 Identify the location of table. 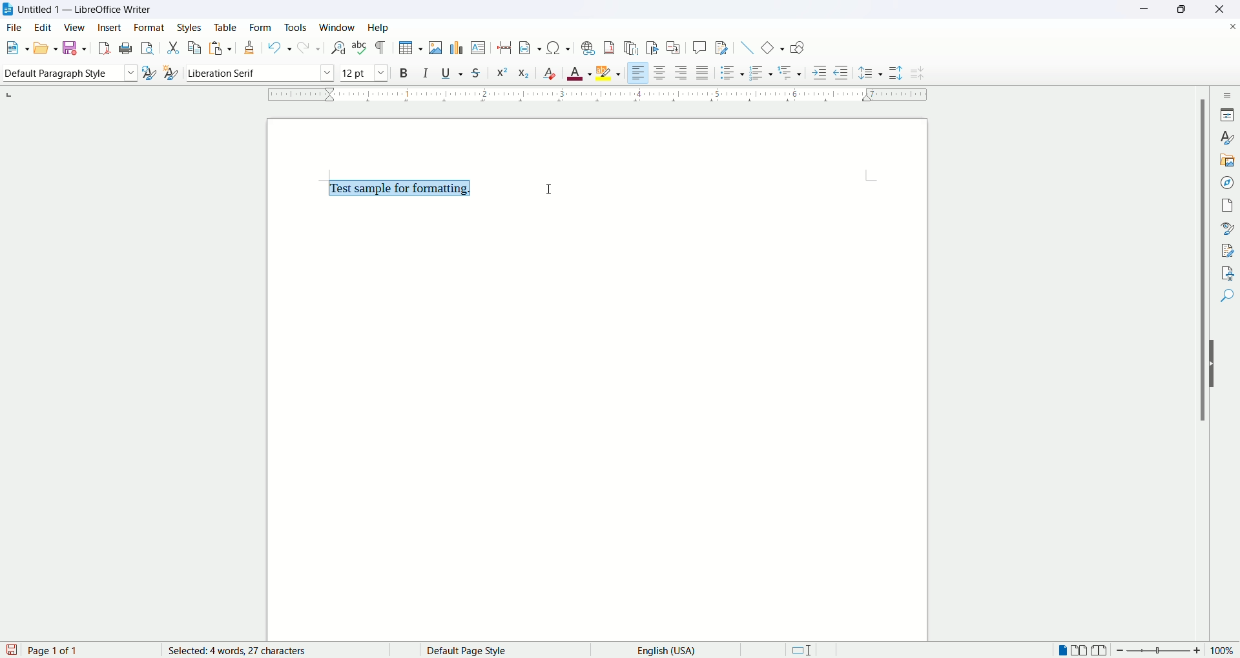
(226, 27).